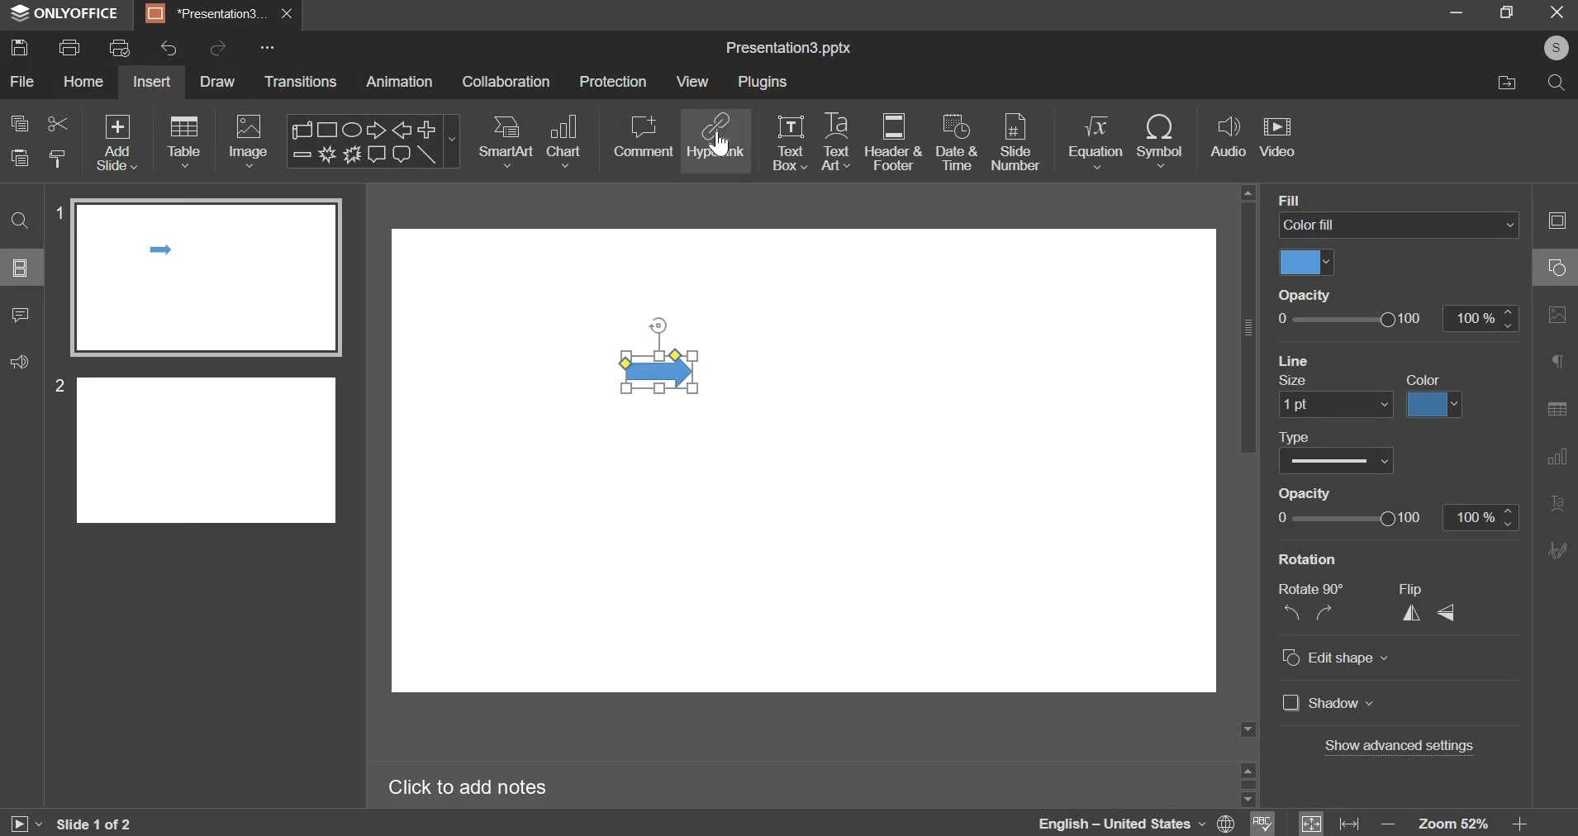 This screenshot has width=1578, height=836. Describe the element at coordinates (1294, 359) in the screenshot. I see `line` at that location.